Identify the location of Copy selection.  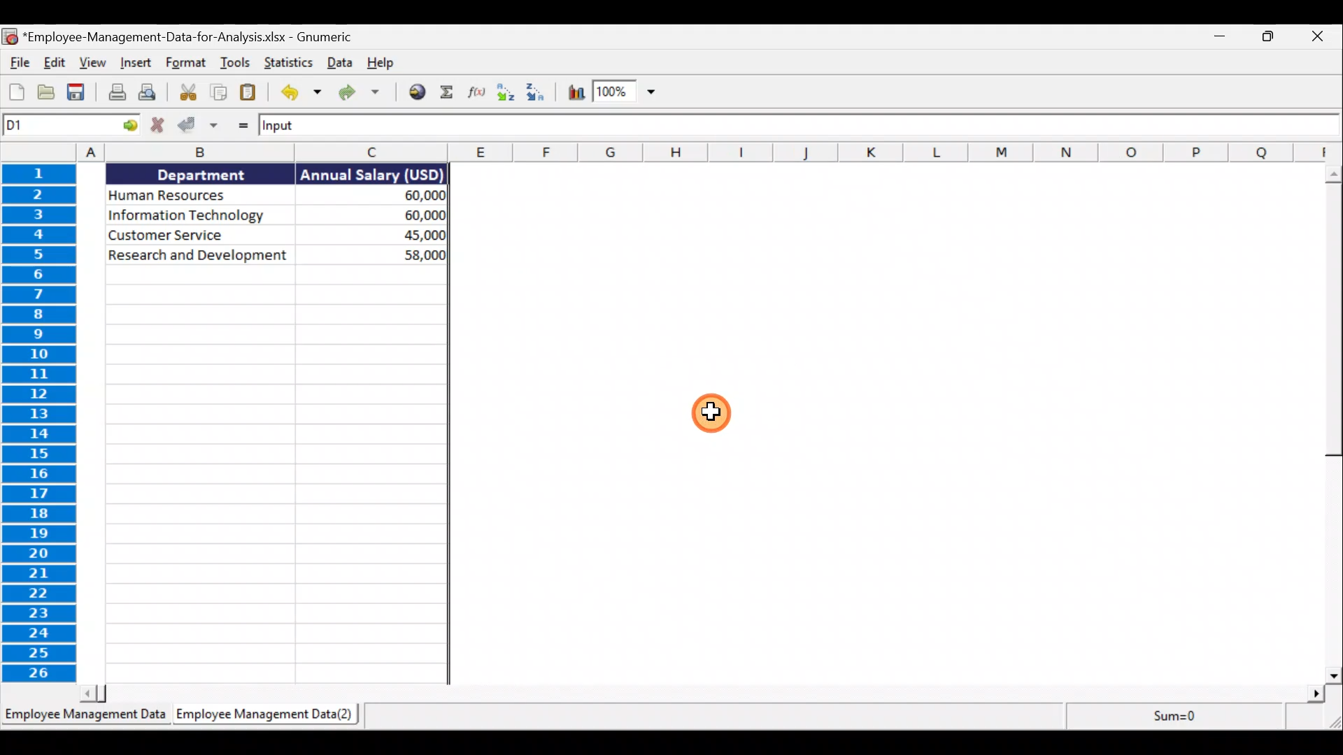
(221, 92).